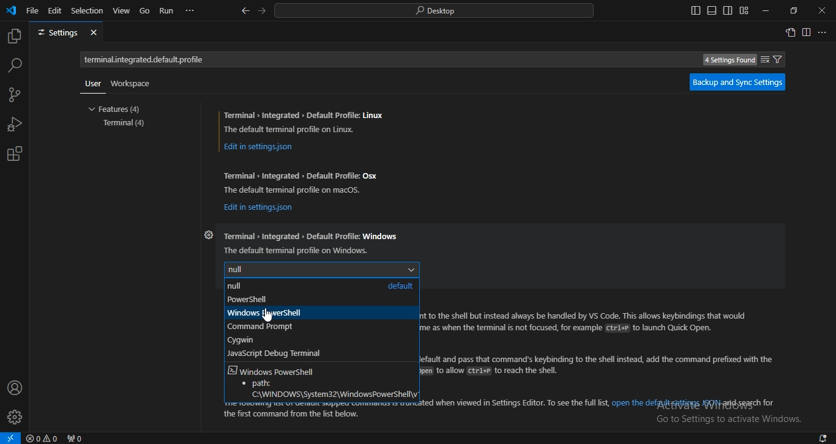  What do you see at coordinates (246, 286) in the screenshot?
I see `null` at bounding box center [246, 286].